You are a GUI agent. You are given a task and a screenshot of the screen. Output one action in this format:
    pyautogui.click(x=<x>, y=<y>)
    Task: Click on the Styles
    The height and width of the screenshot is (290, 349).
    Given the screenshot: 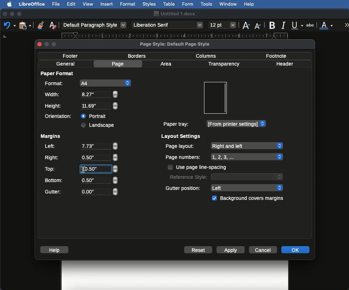 What is the action you would take?
    pyautogui.click(x=149, y=4)
    